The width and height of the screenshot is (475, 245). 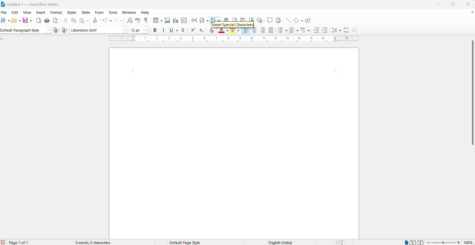 What do you see at coordinates (21, 31) in the screenshot?
I see `paragraph style` at bounding box center [21, 31].